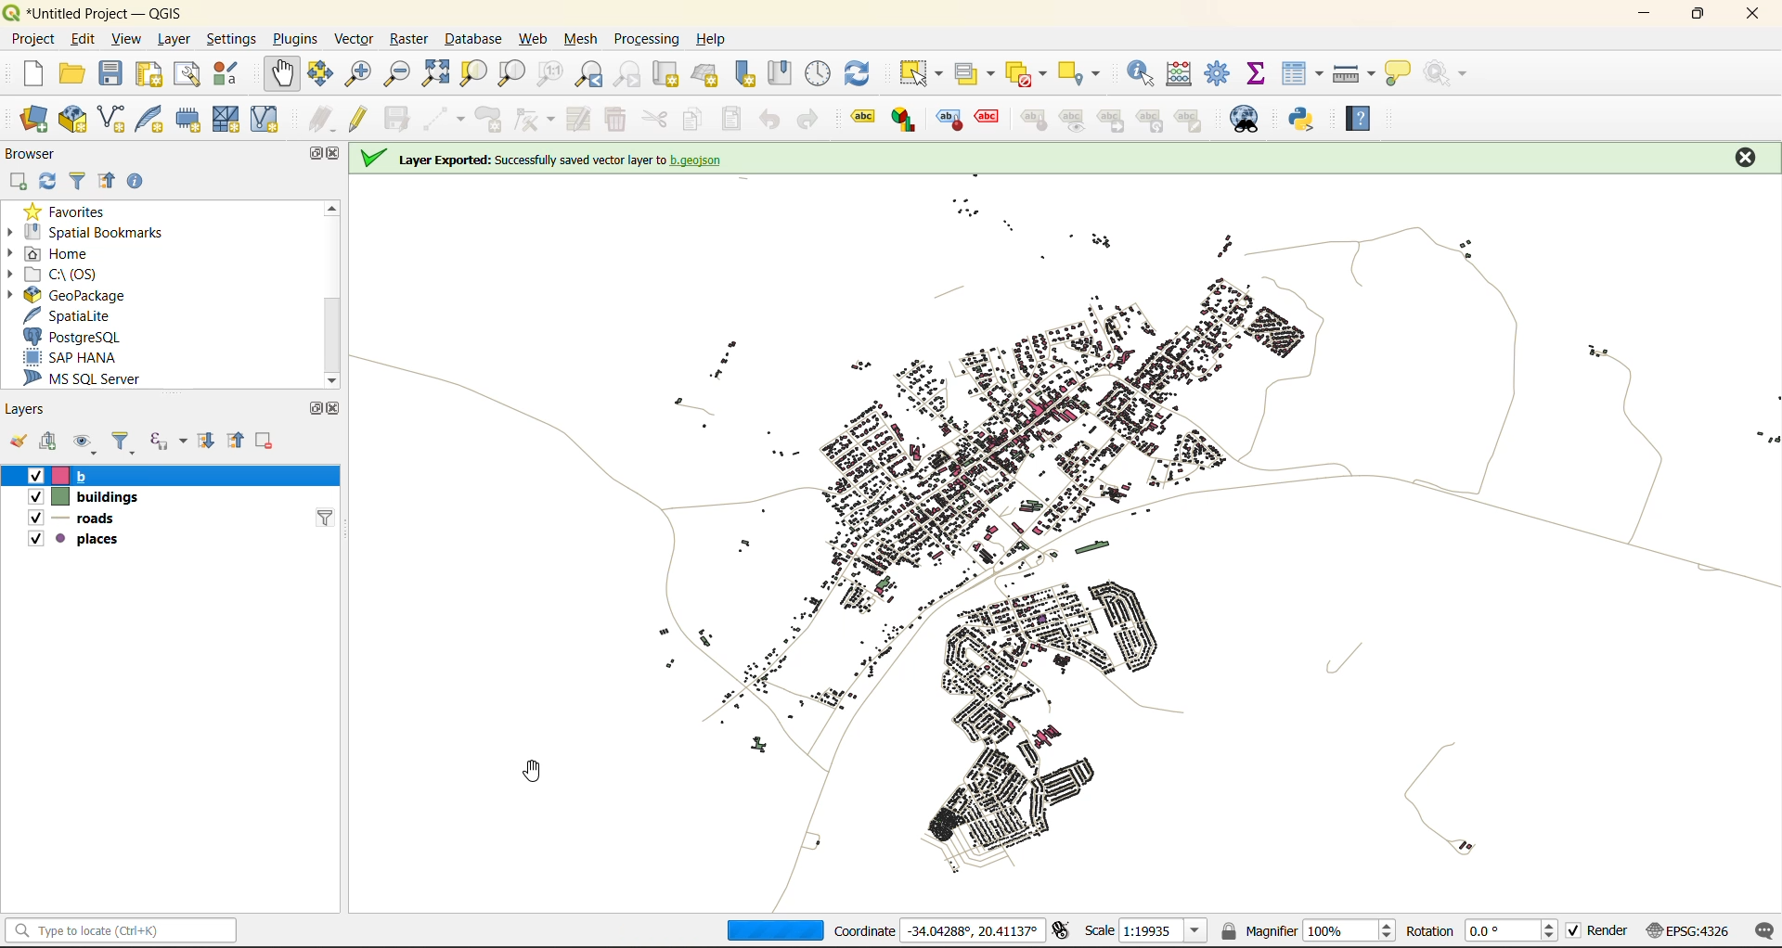 Image resolution: width=1782 pixels, height=948 pixels. What do you see at coordinates (51, 181) in the screenshot?
I see `refresh` at bounding box center [51, 181].